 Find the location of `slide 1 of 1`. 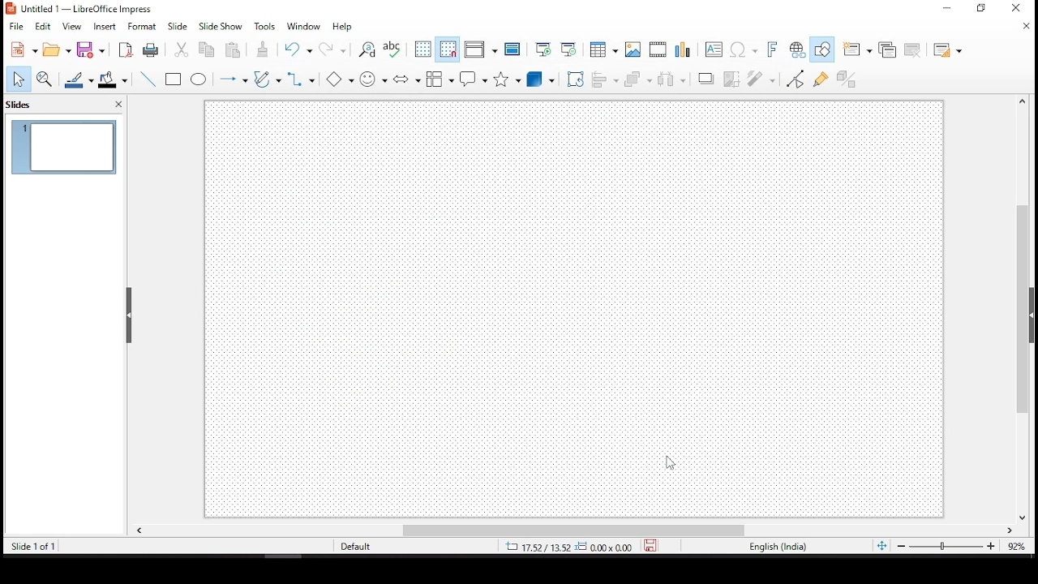

slide 1 of 1 is located at coordinates (36, 546).